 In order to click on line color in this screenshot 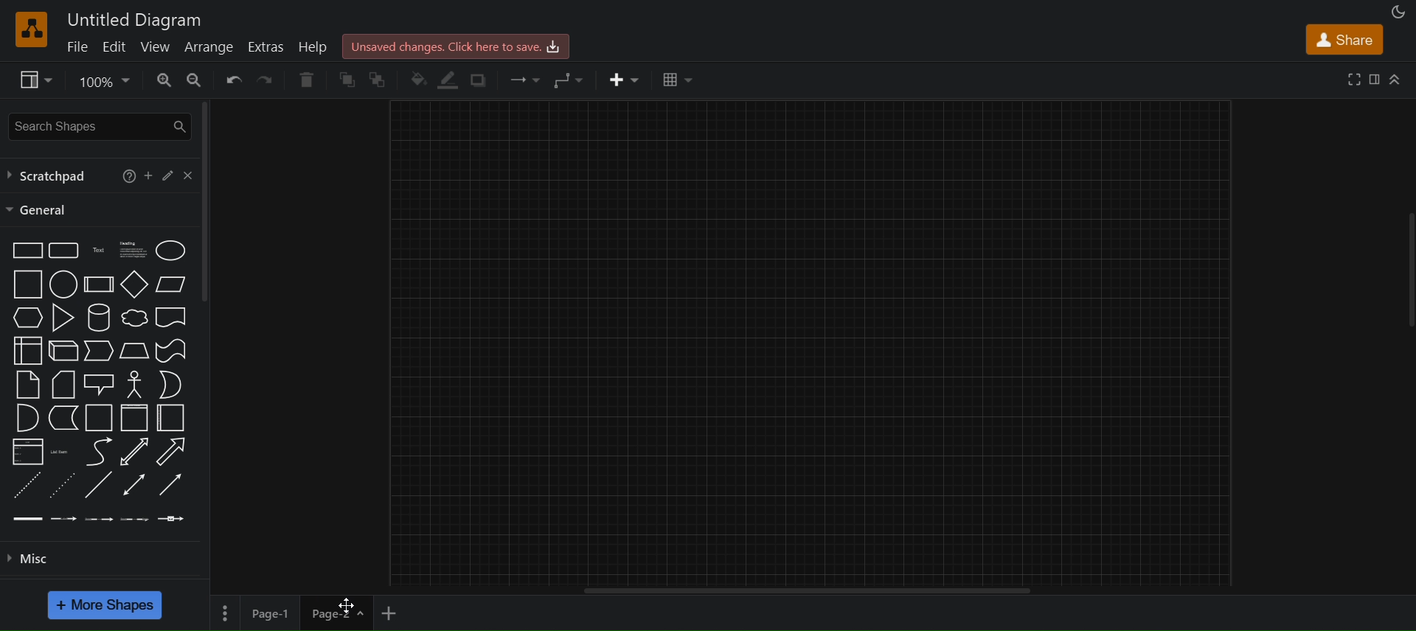, I will do `click(449, 79)`.